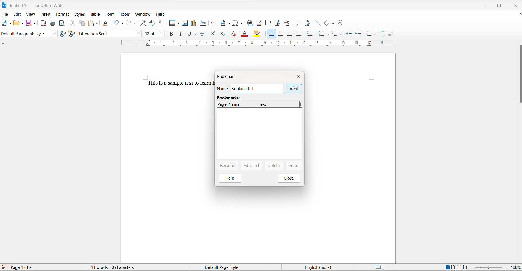 This screenshot has height=271, width=522. I want to click on delete, so click(273, 166).